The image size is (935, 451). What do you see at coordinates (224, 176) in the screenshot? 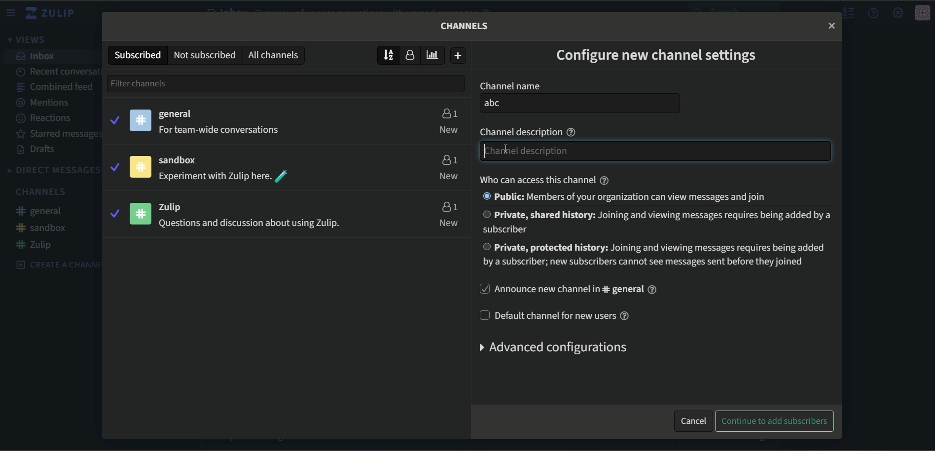
I see `Experiment with Zulip here.` at bounding box center [224, 176].